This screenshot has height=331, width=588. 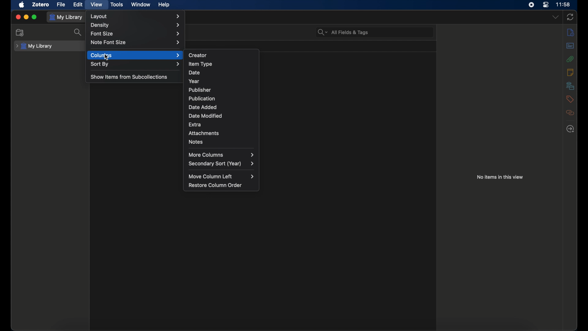 What do you see at coordinates (136, 33) in the screenshot?
I see `font size` at bounding box center [136, 33].